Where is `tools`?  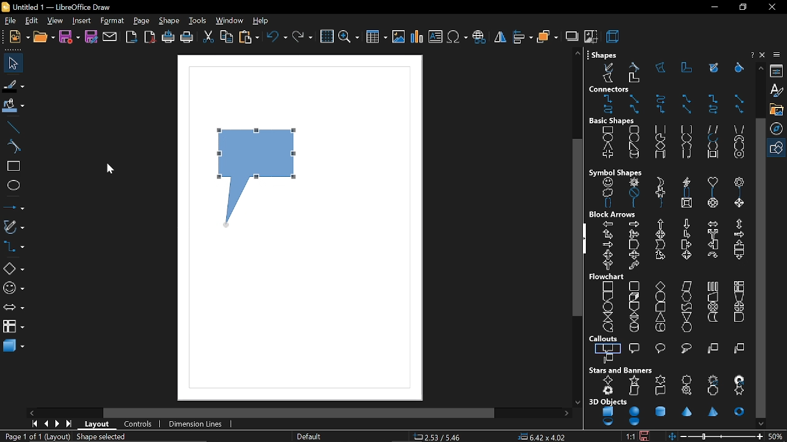 tools is located at coordinates (199, 21).